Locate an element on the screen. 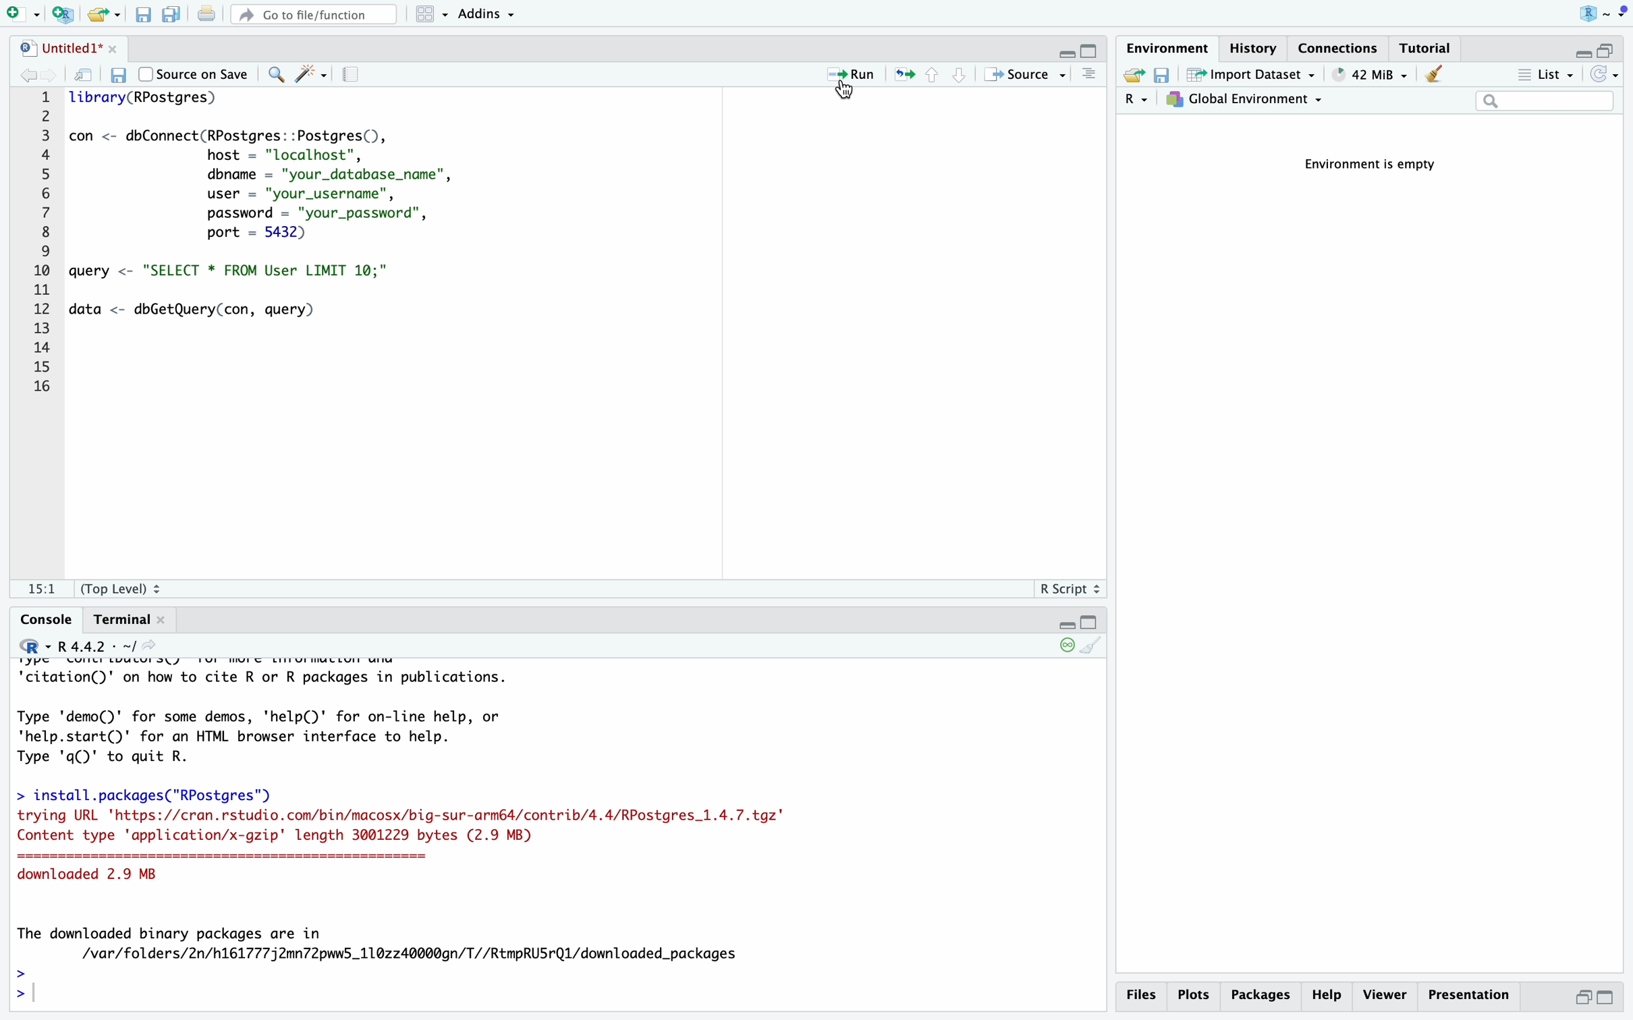 This screenshot has width=1633, height=1020. search field is located at coordinates (1545, 103).